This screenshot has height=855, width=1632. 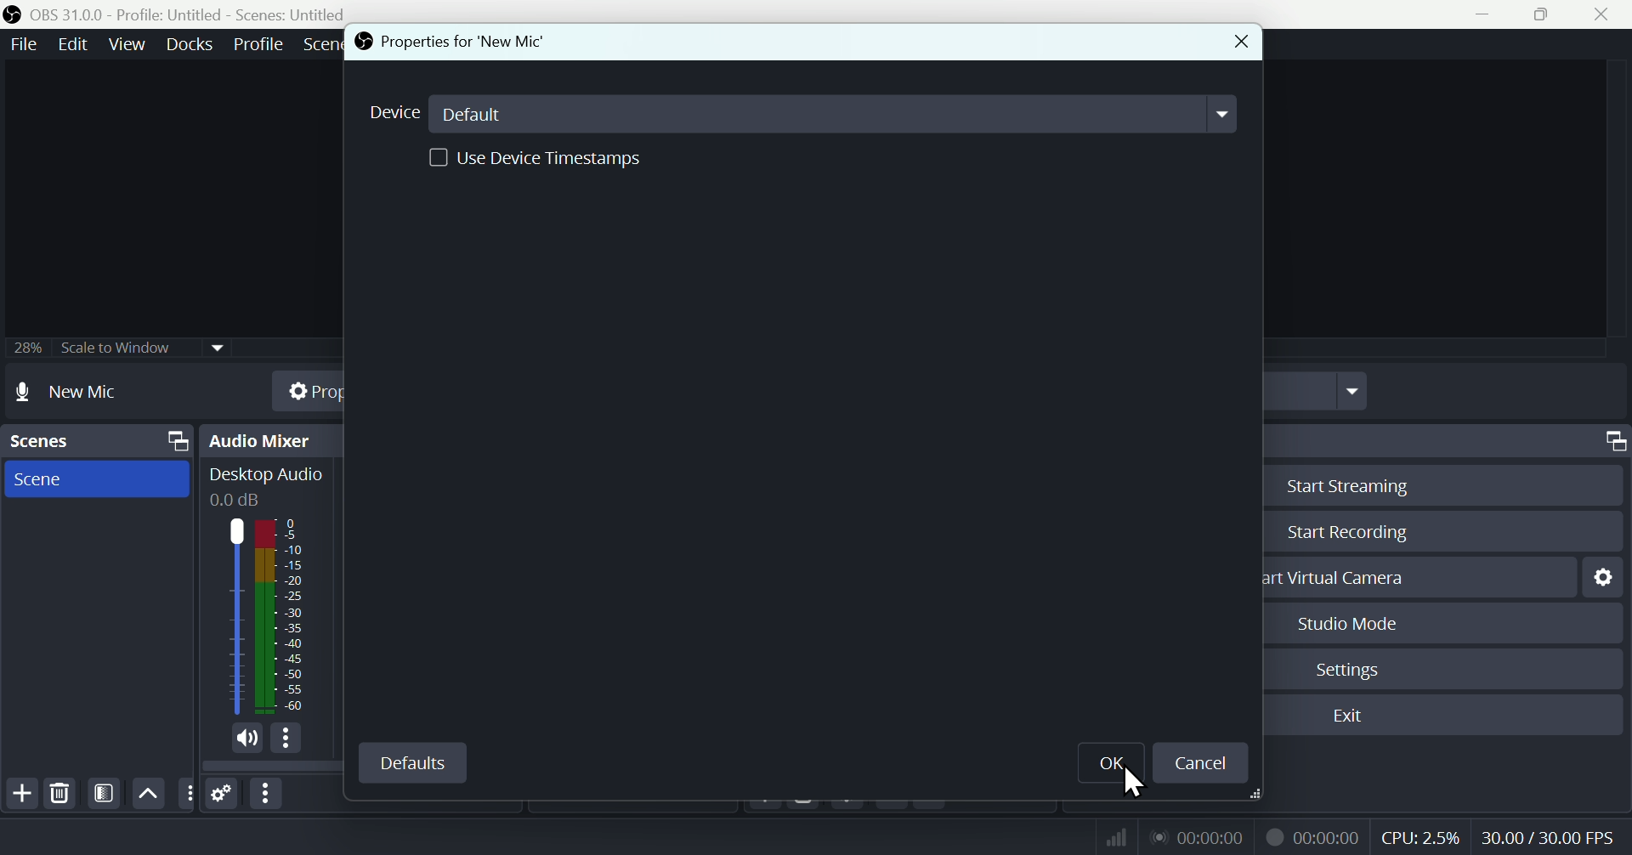 I want to click on More options, so click(x=287, y=741).